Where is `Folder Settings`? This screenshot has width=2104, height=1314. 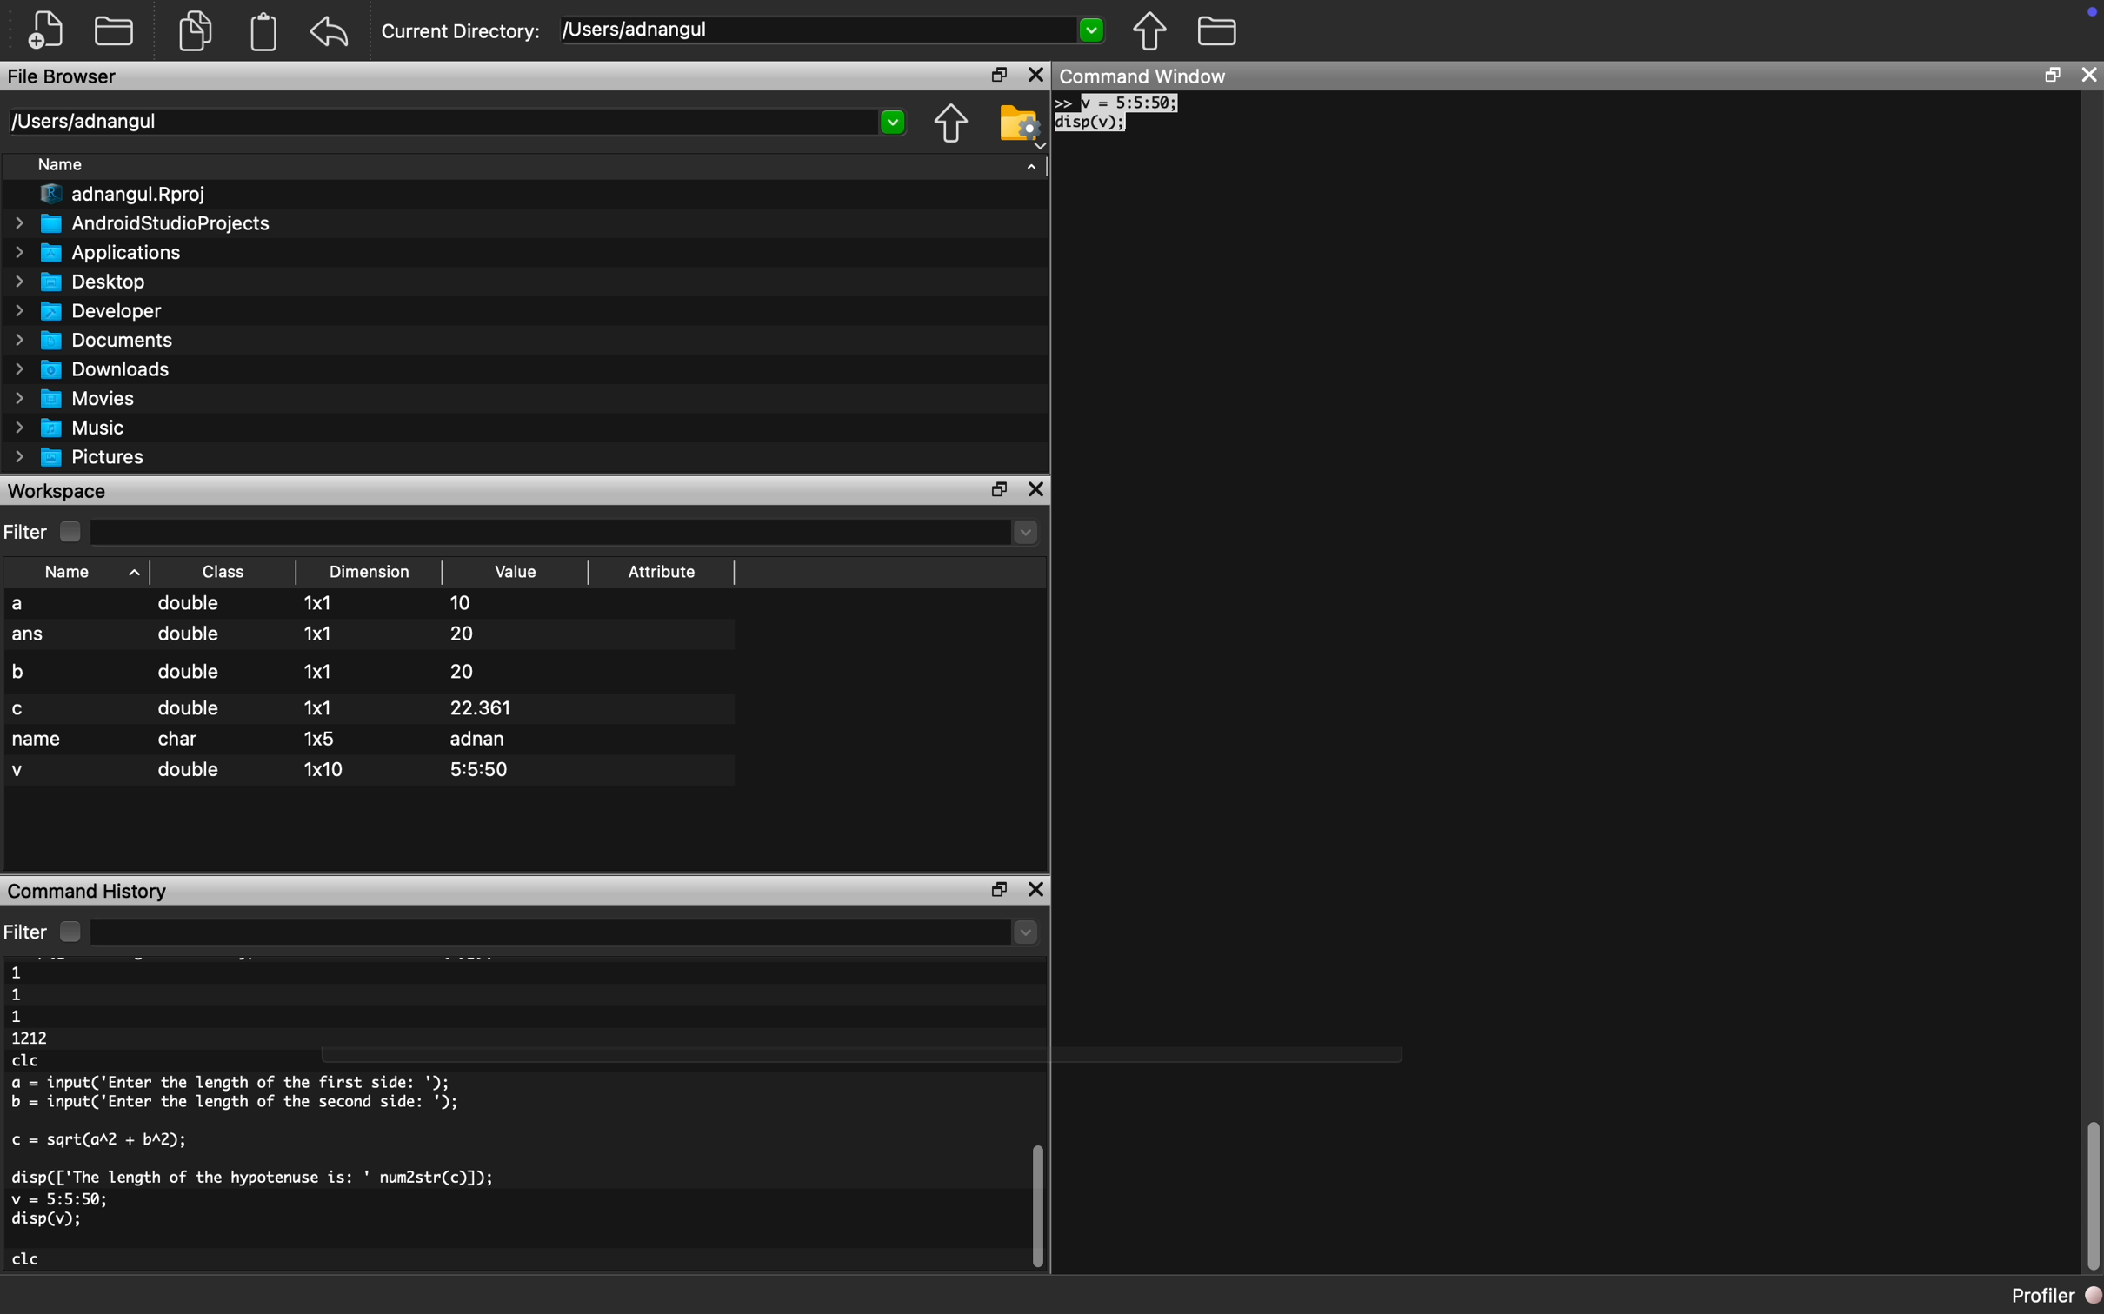 Folder Settings is located at coordinates (1020, 126).